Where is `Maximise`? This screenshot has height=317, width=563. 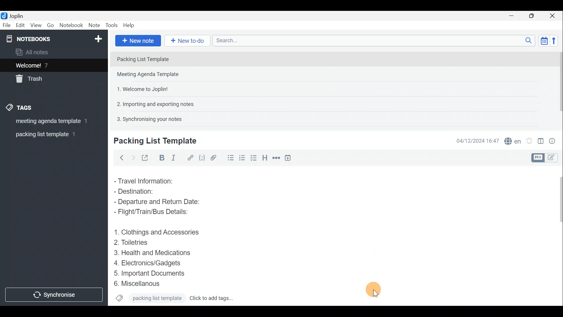 Maximise is located at coordinates (534, 16).